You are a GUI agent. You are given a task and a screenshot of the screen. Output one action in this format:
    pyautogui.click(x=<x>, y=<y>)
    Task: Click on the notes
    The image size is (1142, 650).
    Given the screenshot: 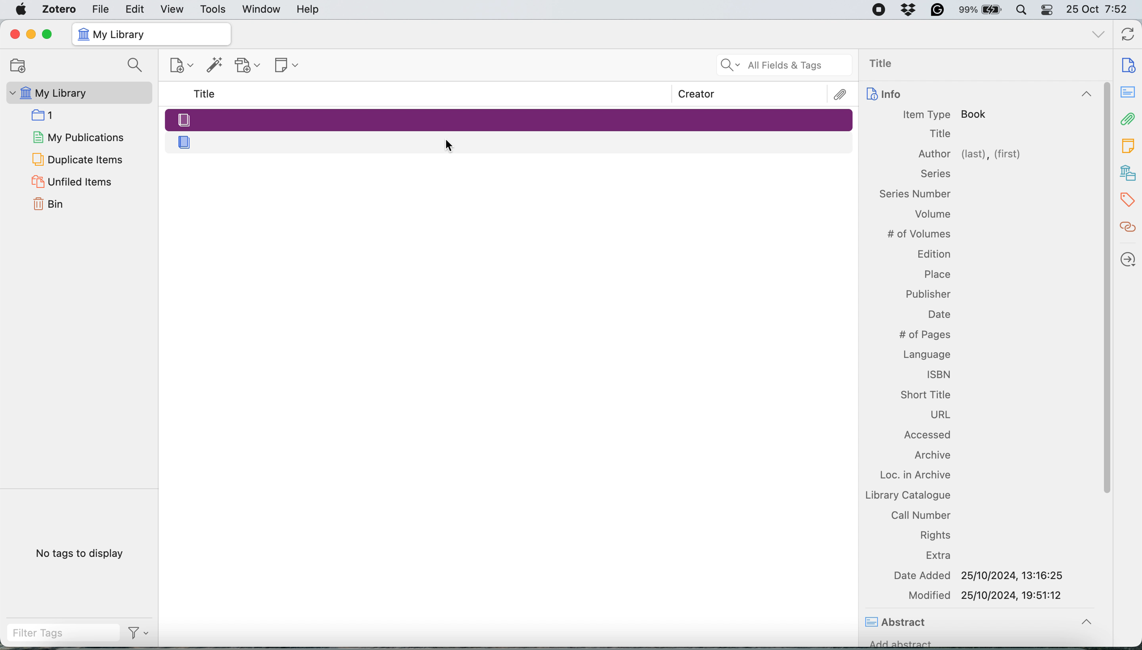 What is the action you would take?
    pyautogui.click(x=1129, y=93)
    